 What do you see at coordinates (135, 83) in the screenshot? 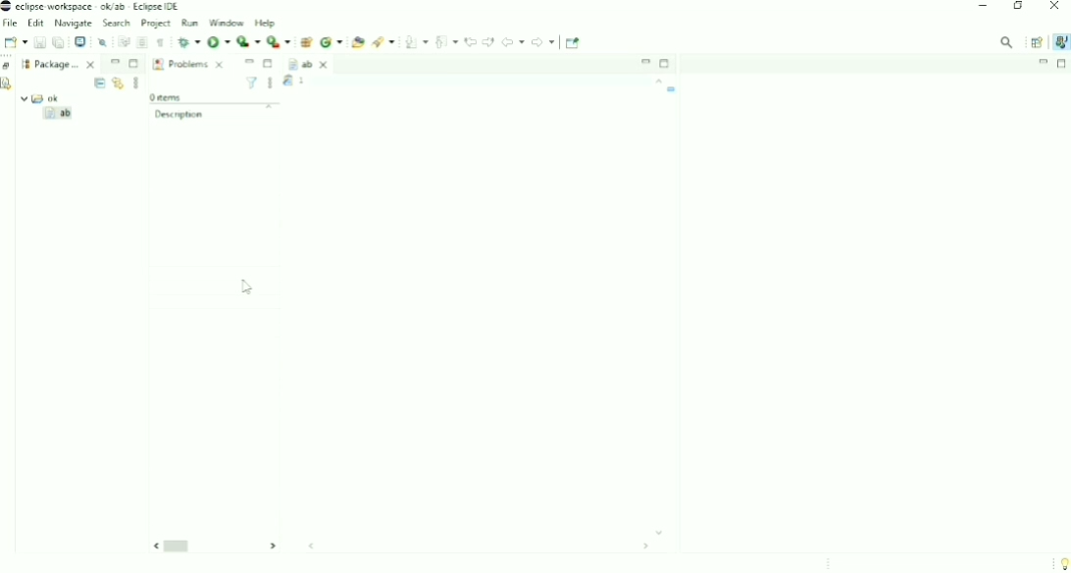
I see `More` at bounding box center [135, 83].